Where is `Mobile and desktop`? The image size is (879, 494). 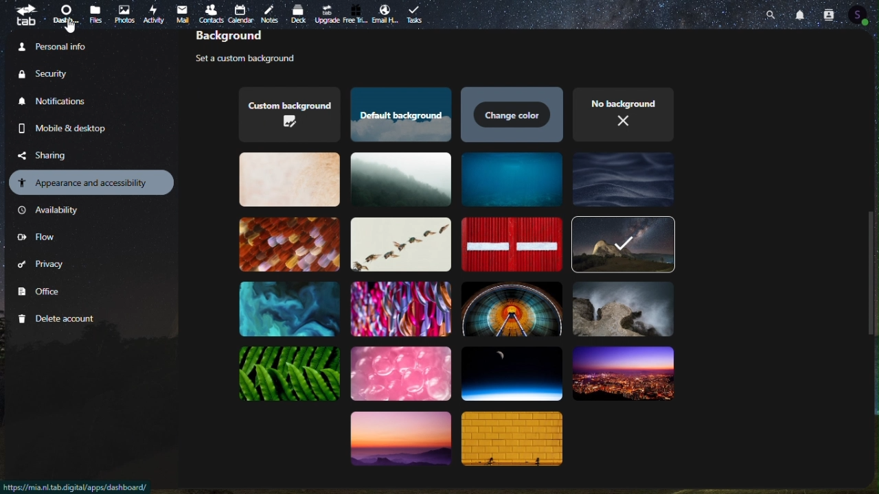 Mobile and desktop is located at coordinates (73, 128).